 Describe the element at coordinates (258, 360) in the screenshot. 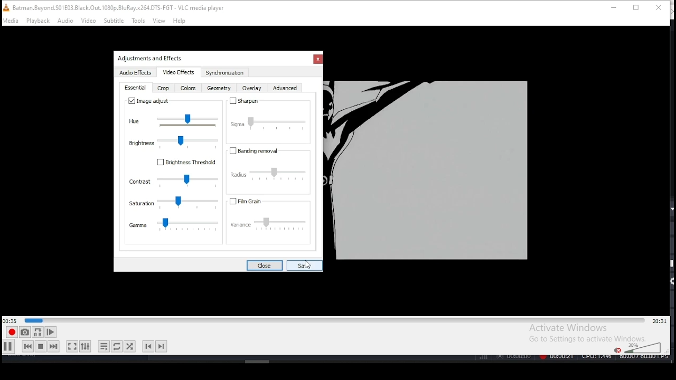

I see `` at that location.